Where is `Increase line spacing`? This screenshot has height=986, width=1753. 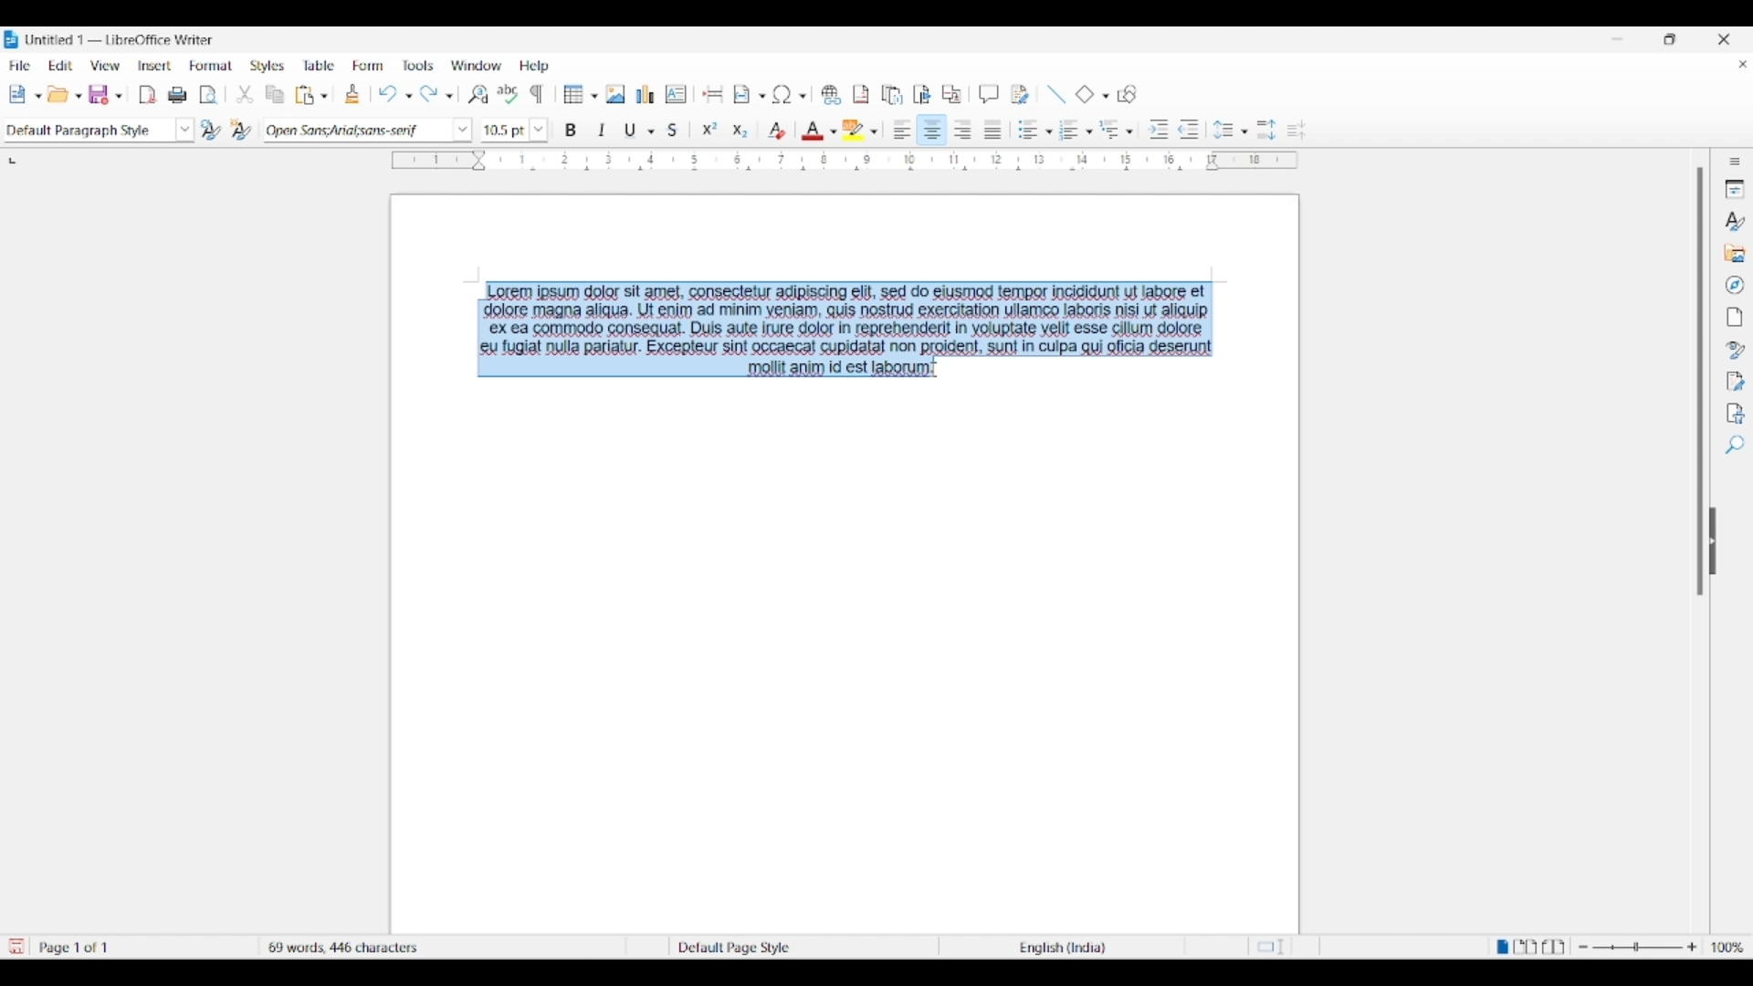 Increase line spacing is located at coordinates (1266, 130).